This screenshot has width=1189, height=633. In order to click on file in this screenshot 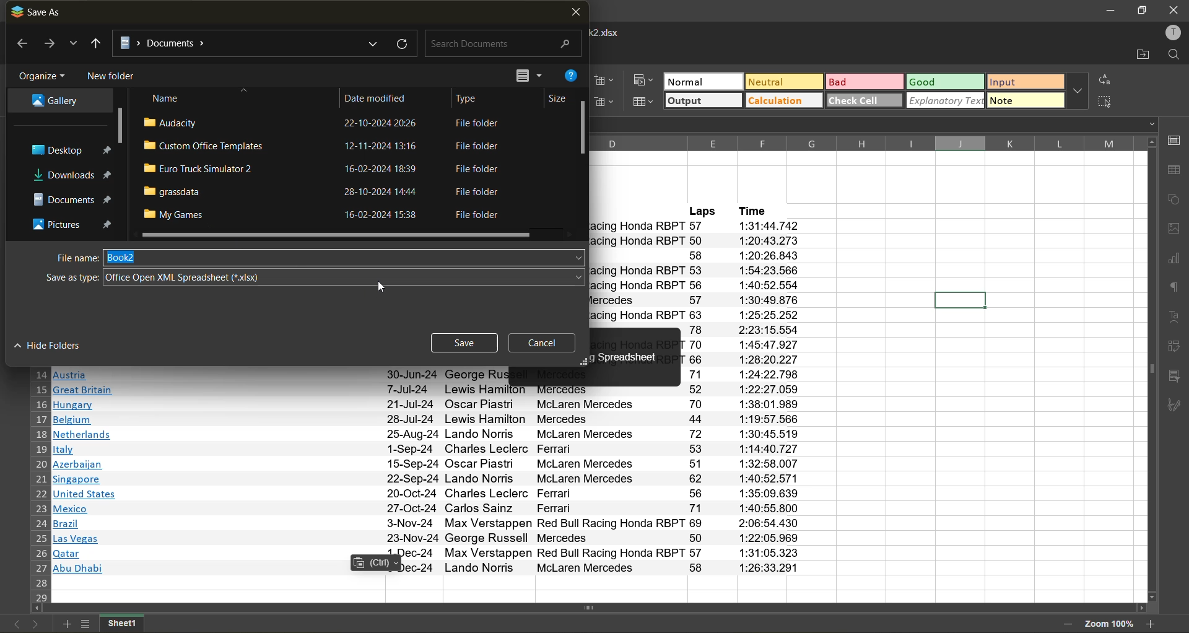, I will do `click(326, 215)`.